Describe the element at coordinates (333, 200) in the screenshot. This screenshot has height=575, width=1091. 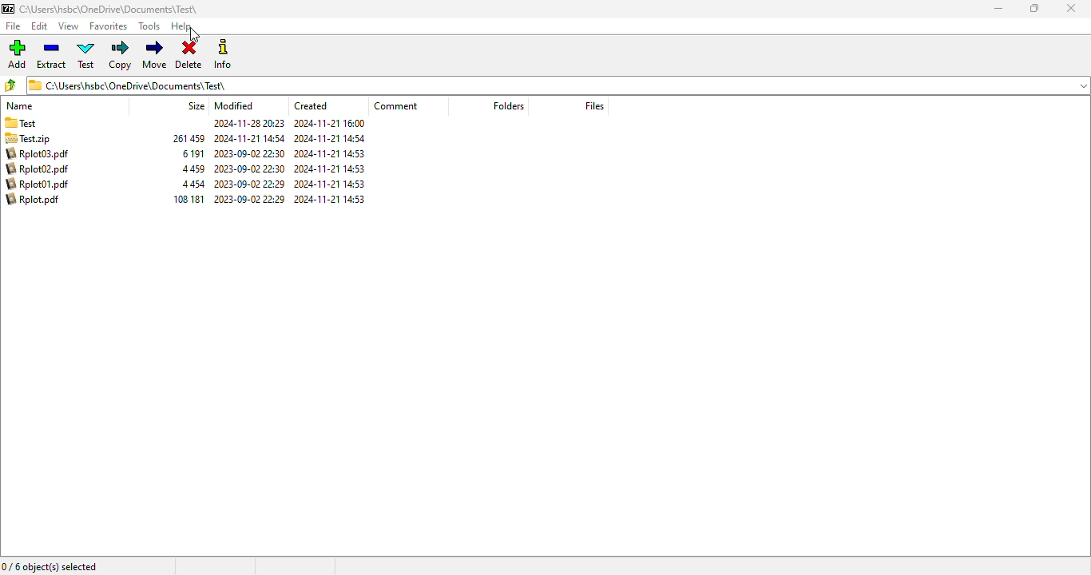
I see `2024-11-21 14:53` at that location.